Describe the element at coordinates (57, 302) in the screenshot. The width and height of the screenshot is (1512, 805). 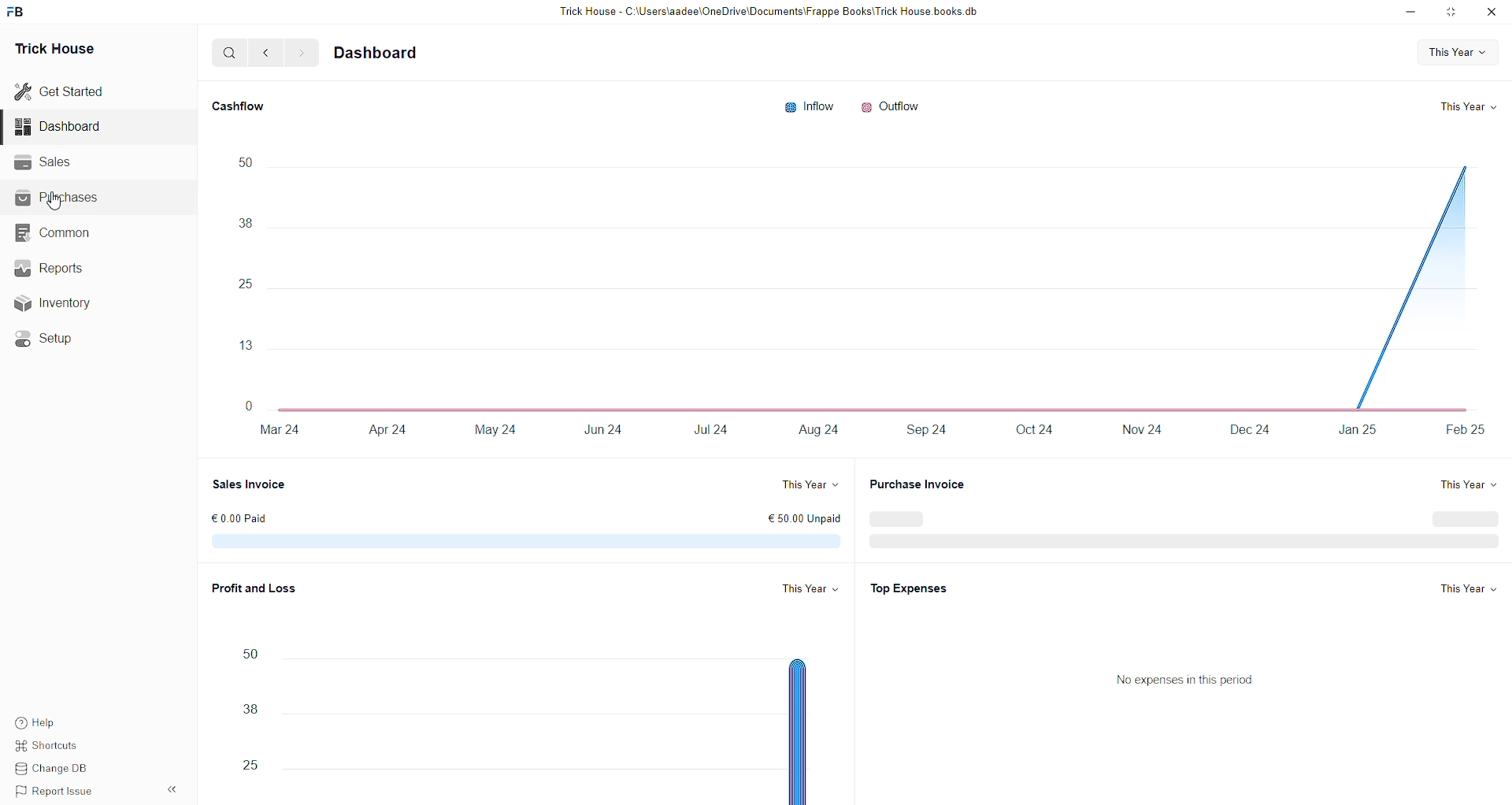
I see `Inventory` at that location.